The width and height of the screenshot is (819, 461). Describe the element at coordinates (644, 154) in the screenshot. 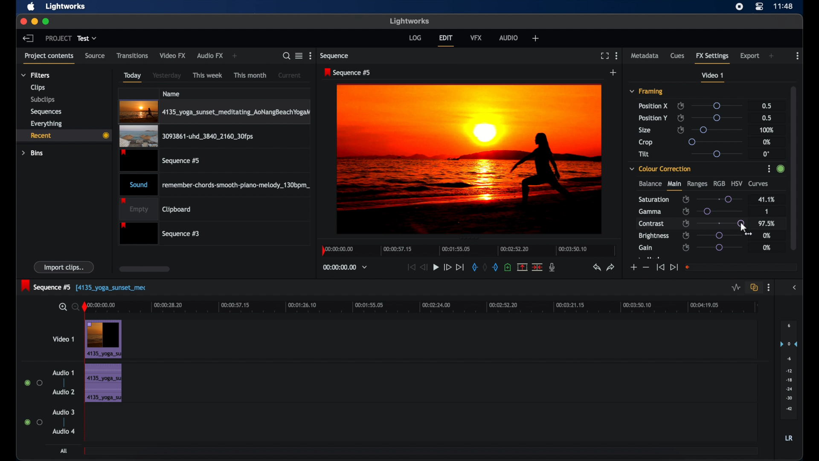

I see `tilt` at that location.